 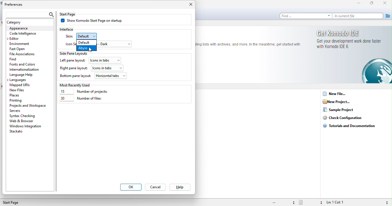 What do you see at coordinates (376, 72) in the screenshot?
I see `logo` at bounding box center [376, 72].